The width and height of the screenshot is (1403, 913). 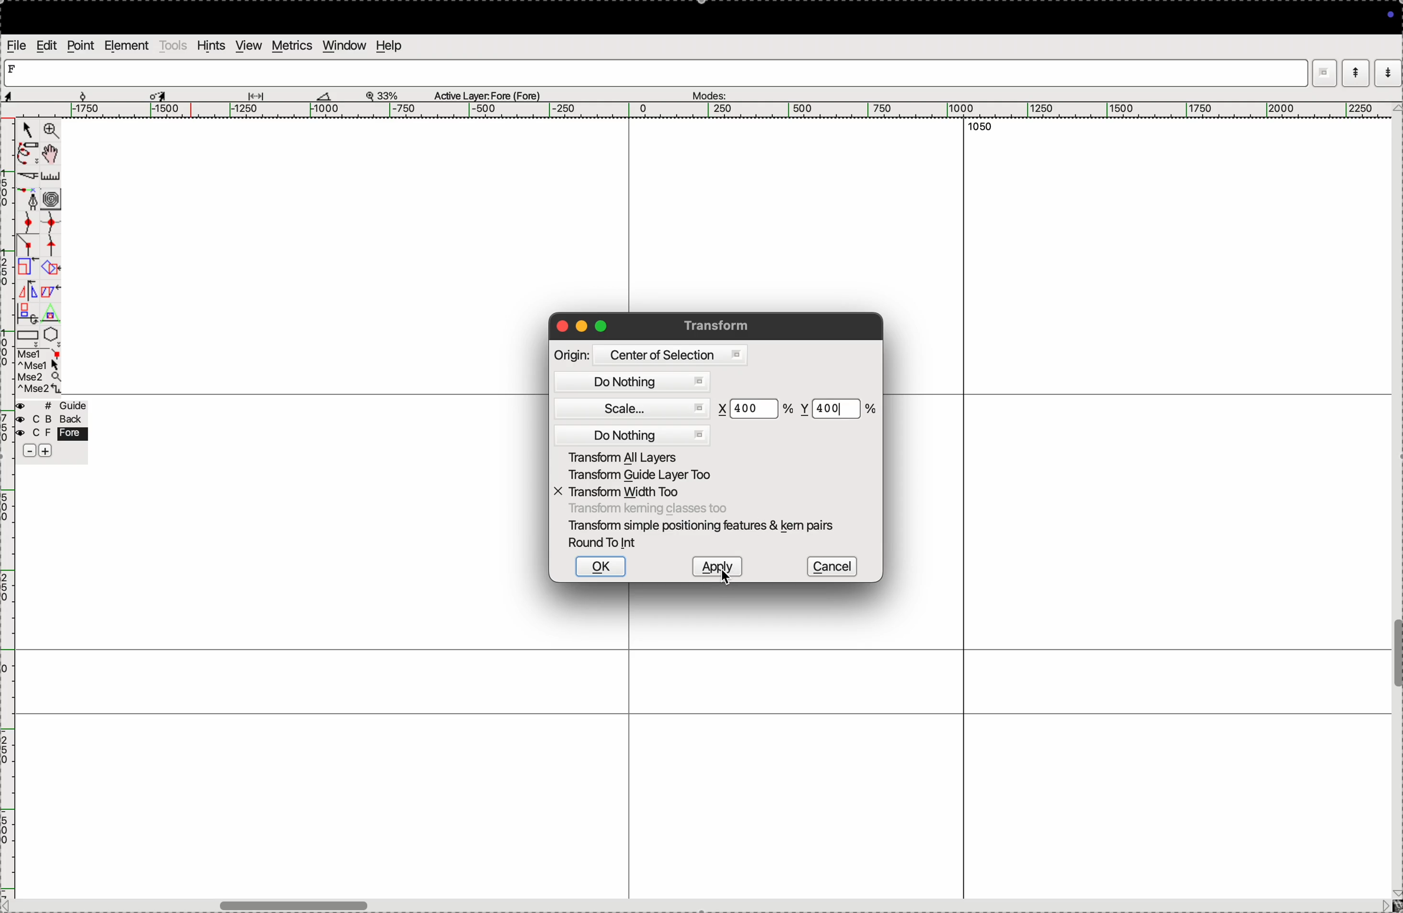 I want to click on maximize, so click(x=601, y=325).